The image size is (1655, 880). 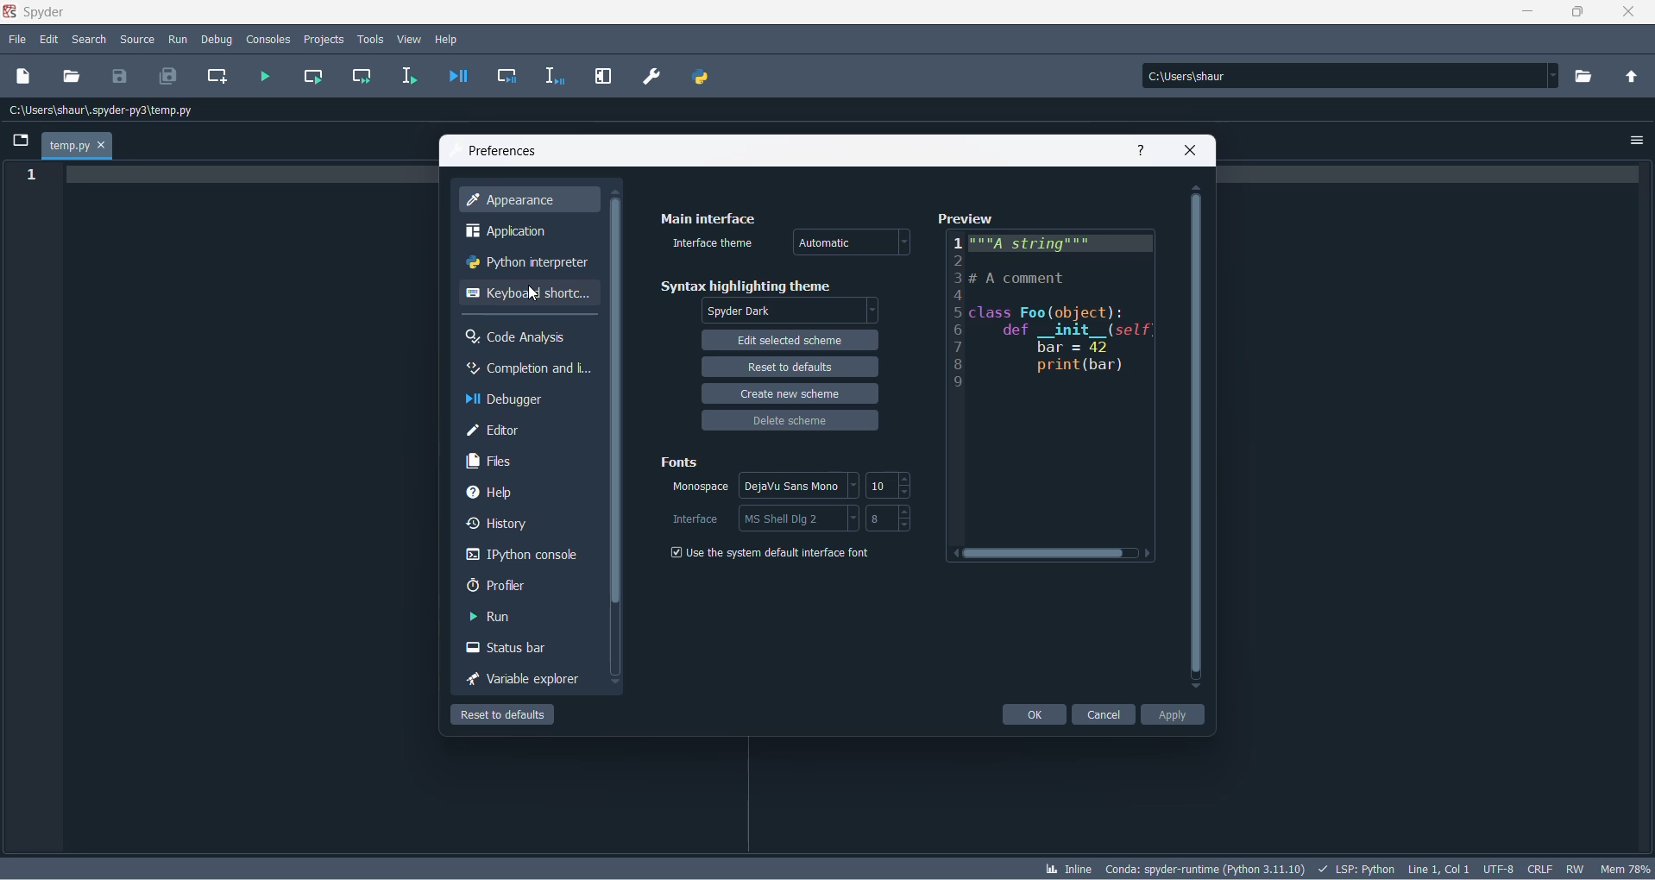 What do you see at coordinates (601, 78) in the screenshot?
I see `MAXIMIZE CURRENT PANE` at bounding box center [601, 78].